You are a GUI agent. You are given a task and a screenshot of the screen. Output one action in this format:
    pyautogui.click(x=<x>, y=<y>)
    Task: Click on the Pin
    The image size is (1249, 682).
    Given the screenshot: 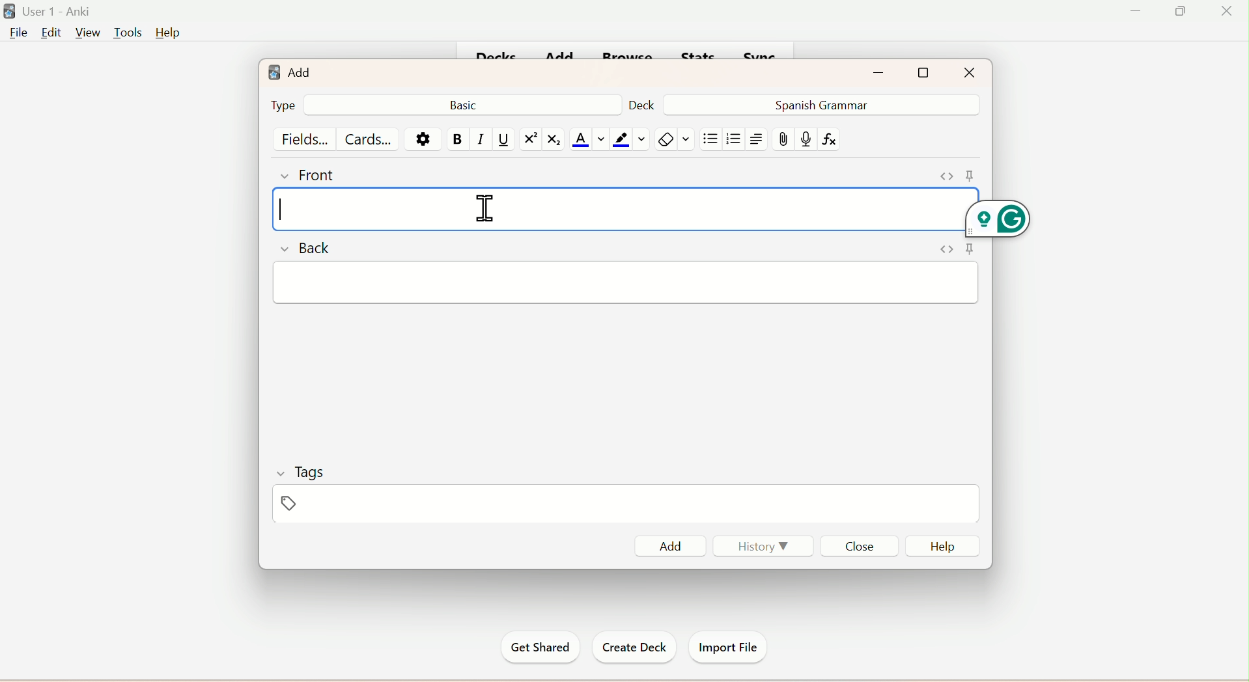 What is the action you would take?
    pyautogui.click(x=951, y=251)
    